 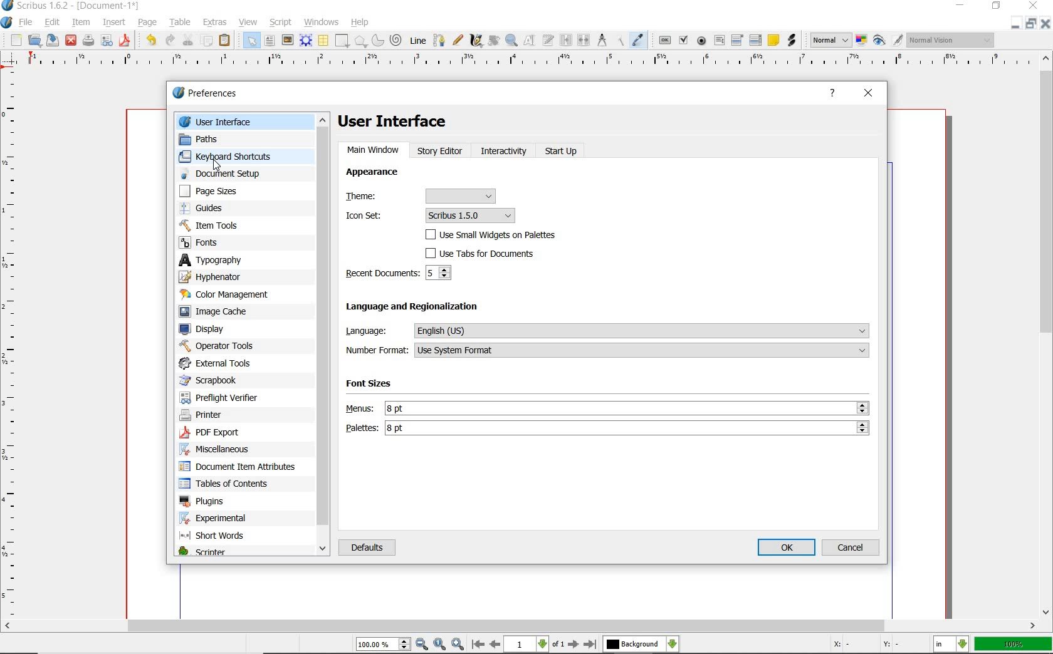 I want to click on arc, so click(x=377, y=41).